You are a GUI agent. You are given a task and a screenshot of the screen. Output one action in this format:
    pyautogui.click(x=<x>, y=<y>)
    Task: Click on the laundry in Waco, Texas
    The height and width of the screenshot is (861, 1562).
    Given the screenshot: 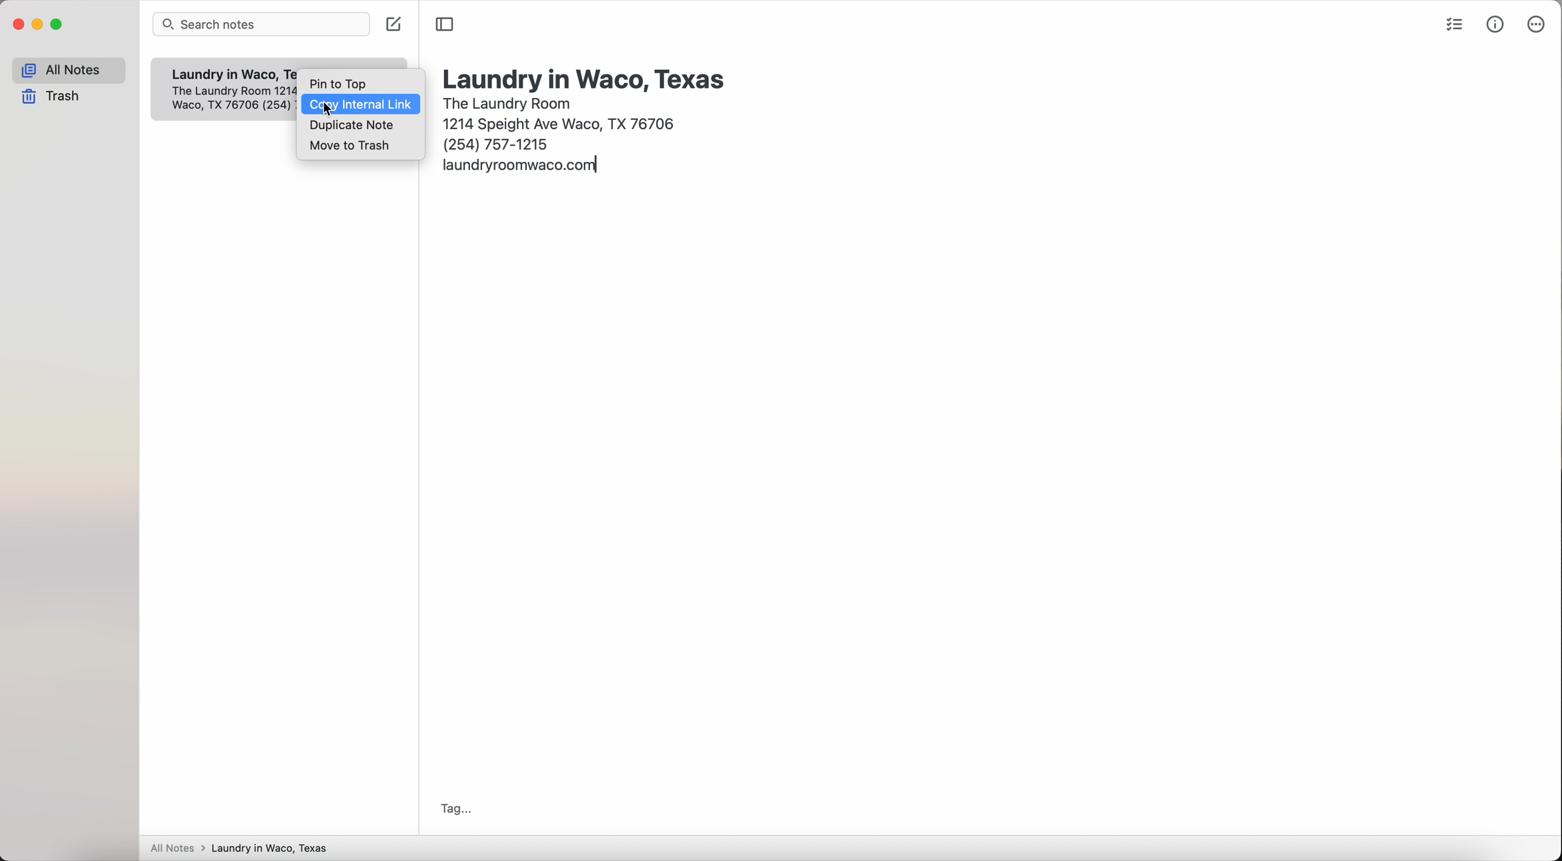 What is the action you would take?
    pyautogui.click(x=586, y=78)
    